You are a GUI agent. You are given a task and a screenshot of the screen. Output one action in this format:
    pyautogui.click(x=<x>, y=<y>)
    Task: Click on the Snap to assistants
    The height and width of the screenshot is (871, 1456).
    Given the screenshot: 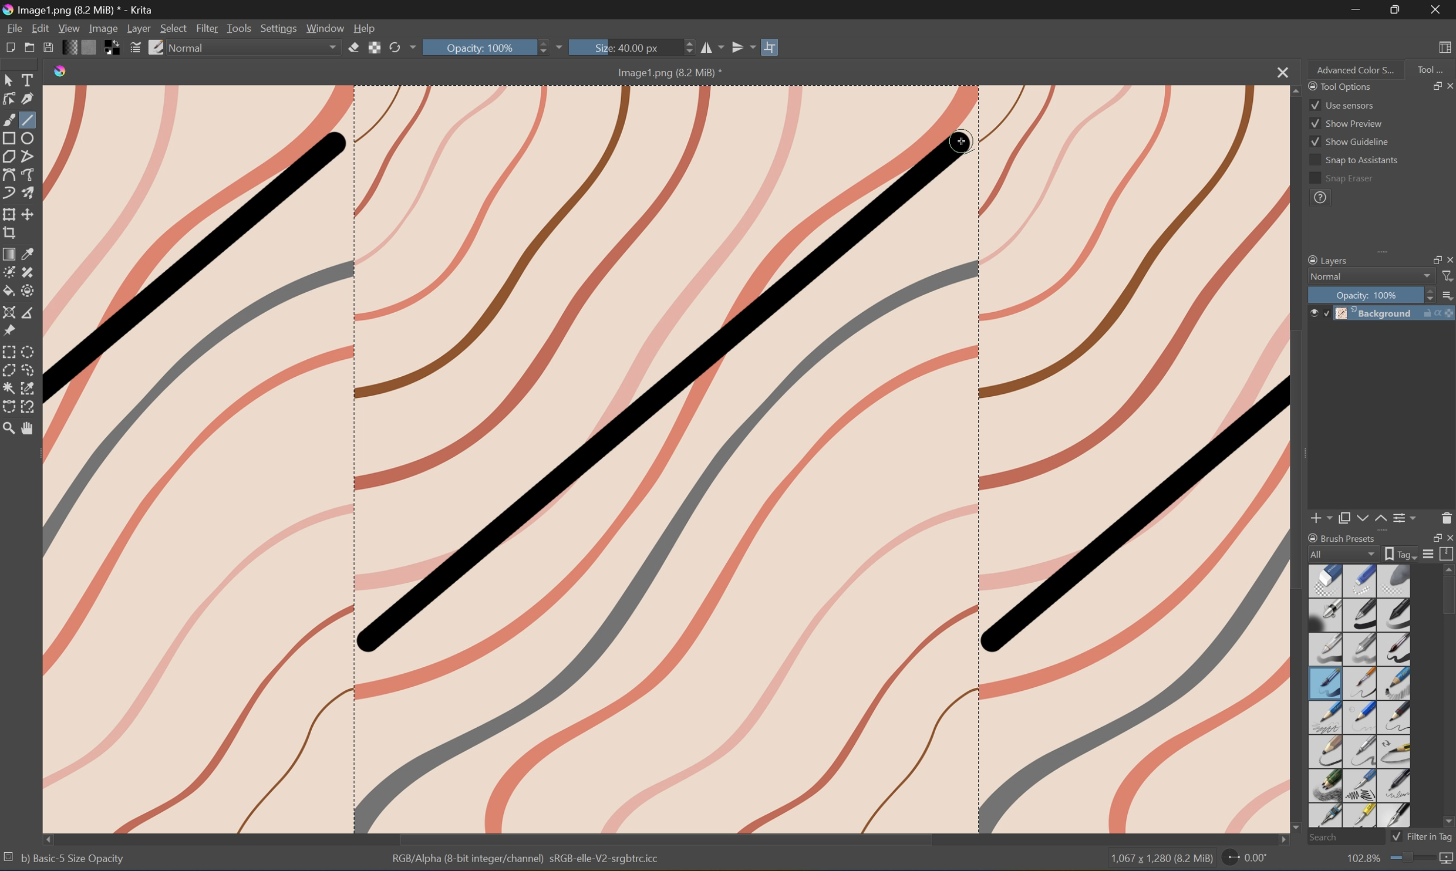 What is the action you would take?
    pyautogui.click(x=1353, y=161)
    